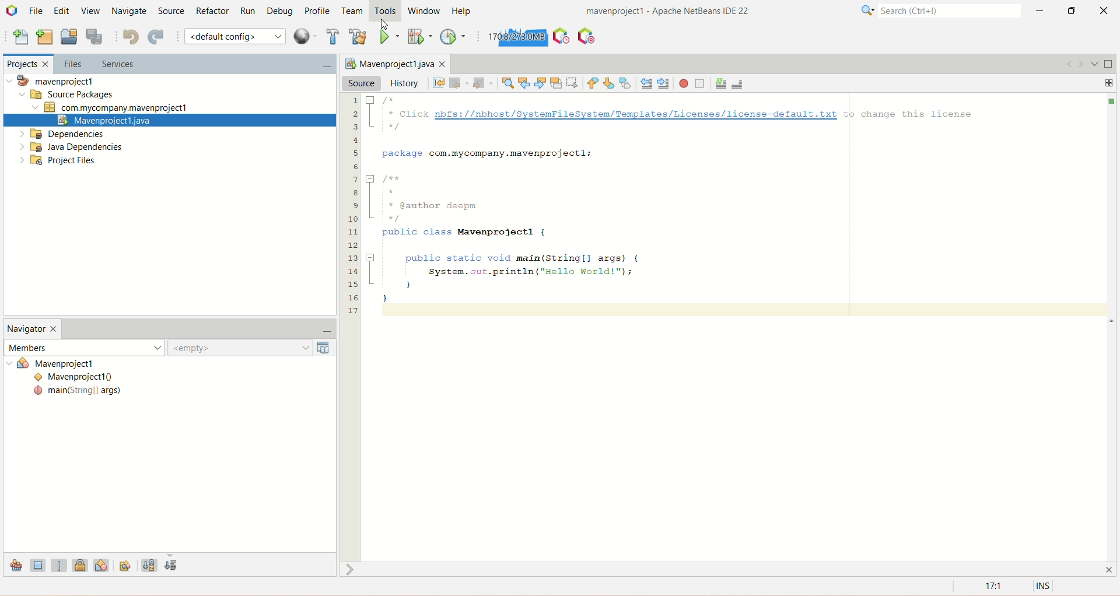  Describe the element at coordinates (170, 10) in the screenshot. I see `source` at that location.